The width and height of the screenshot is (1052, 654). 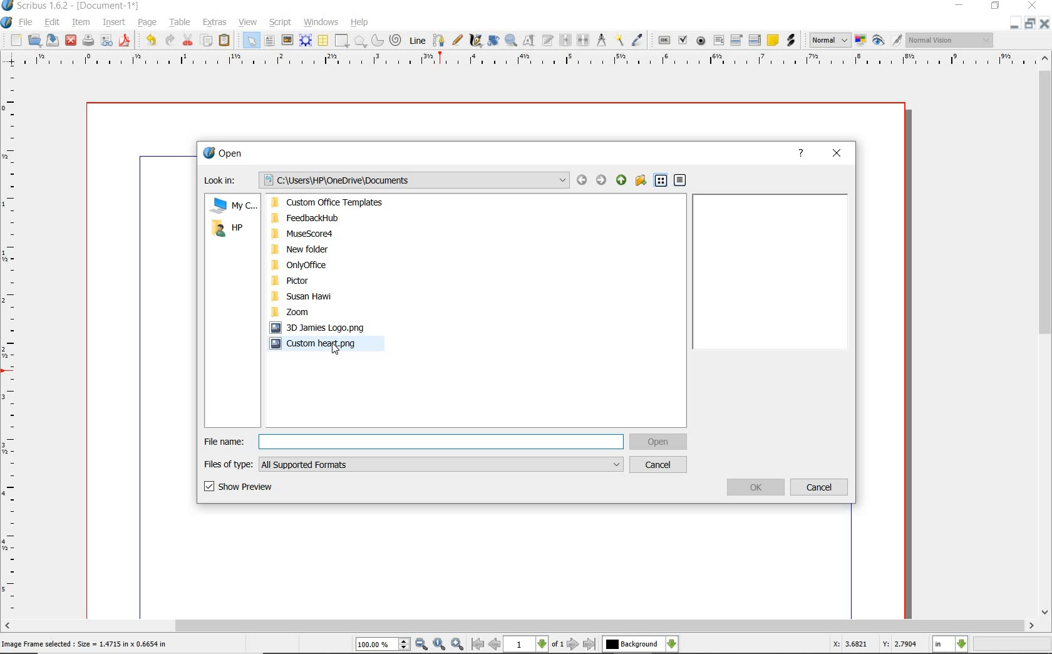 What do you see at coordinates (16, 41) in the screenshot?
I see `new` at bounding box center [16, 41].